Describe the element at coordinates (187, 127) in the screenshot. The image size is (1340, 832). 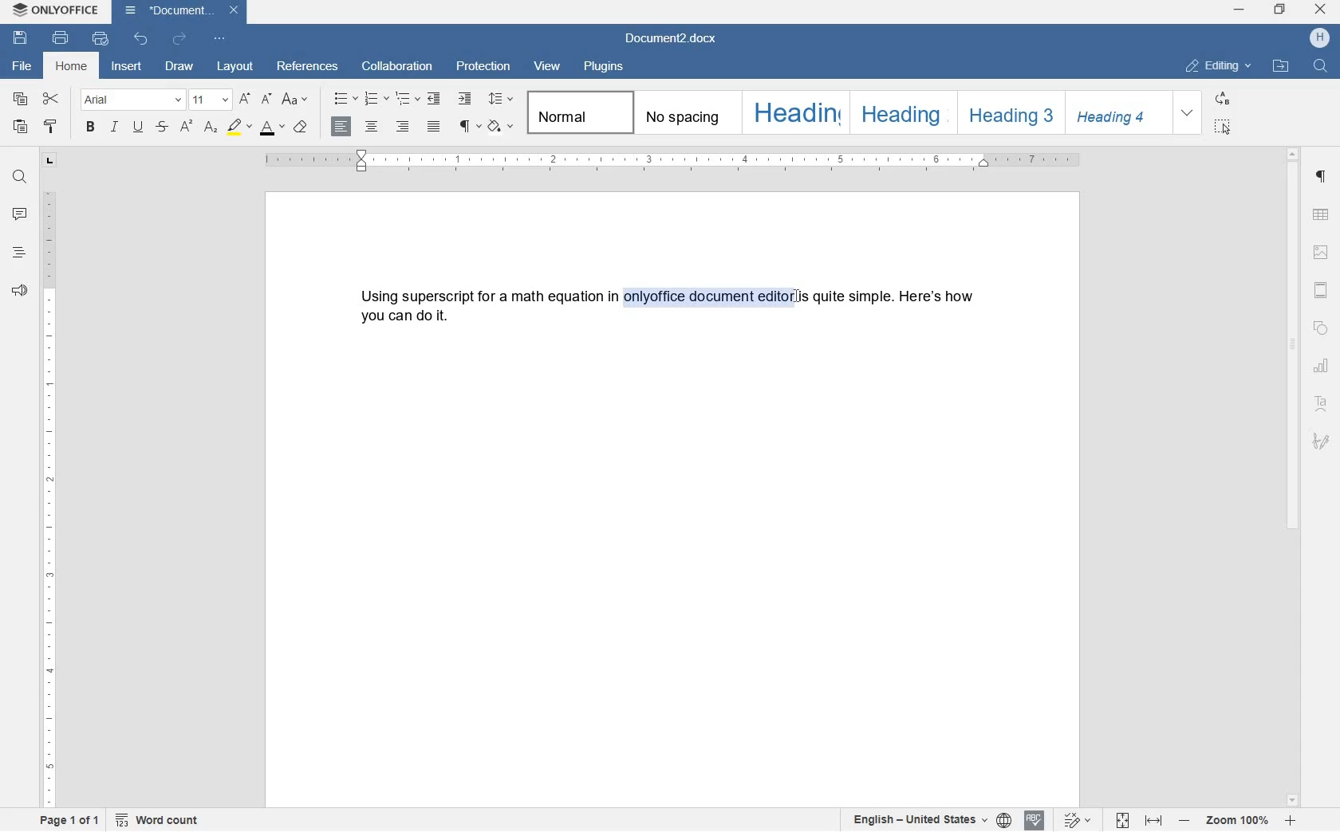
I see `superscript` at that location.